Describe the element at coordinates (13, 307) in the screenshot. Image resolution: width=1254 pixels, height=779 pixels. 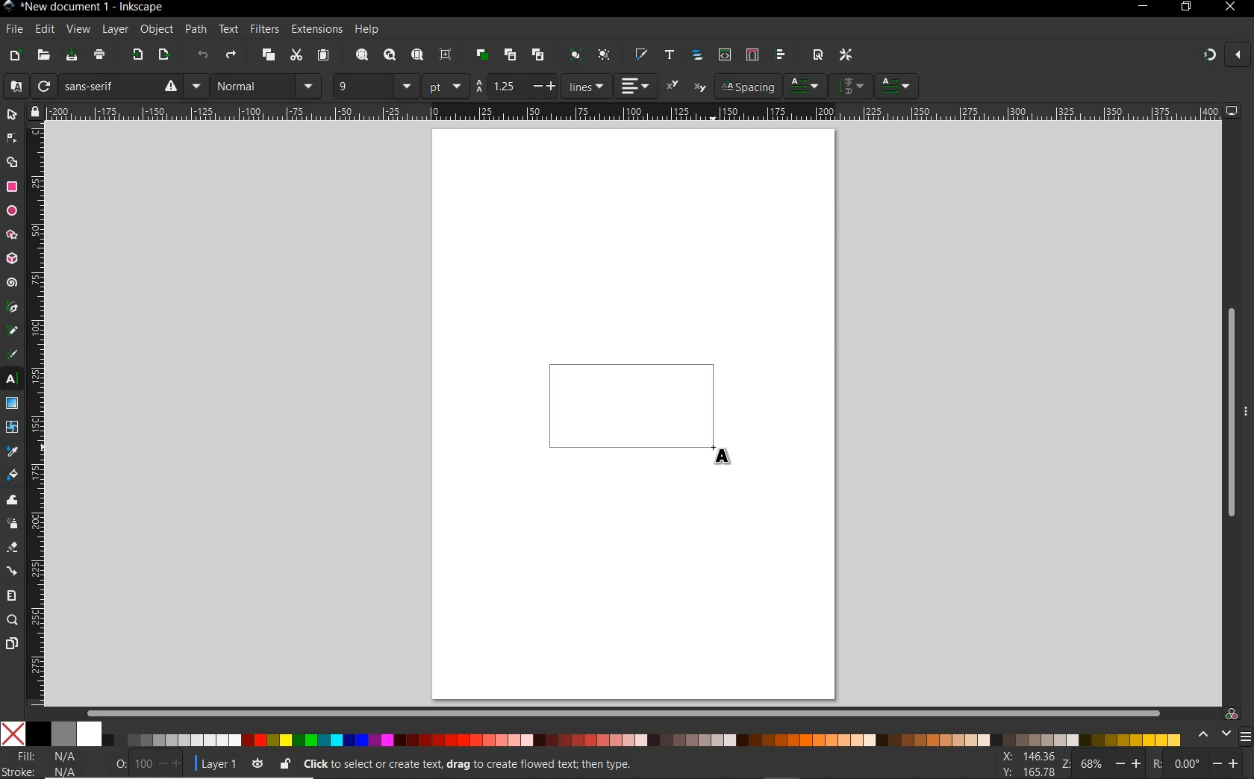
I see `pen tool` at that location.